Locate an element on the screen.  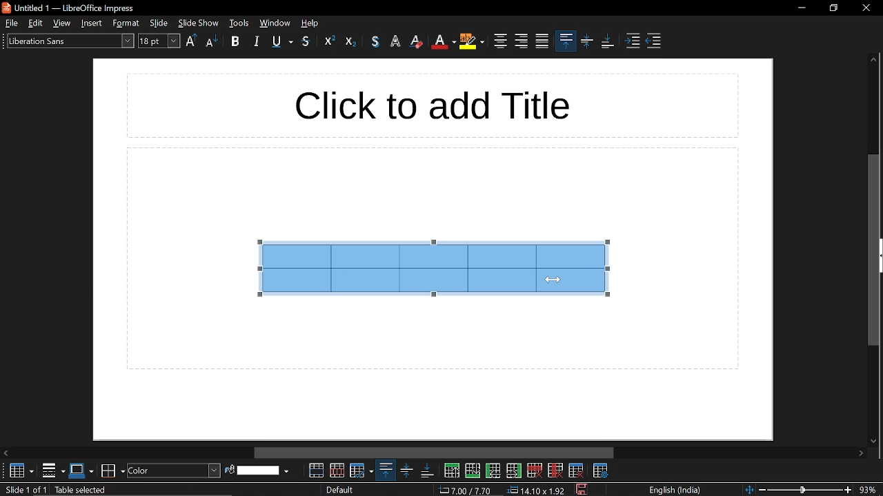
vertical scrollbar is located at coordinates (871, 250).